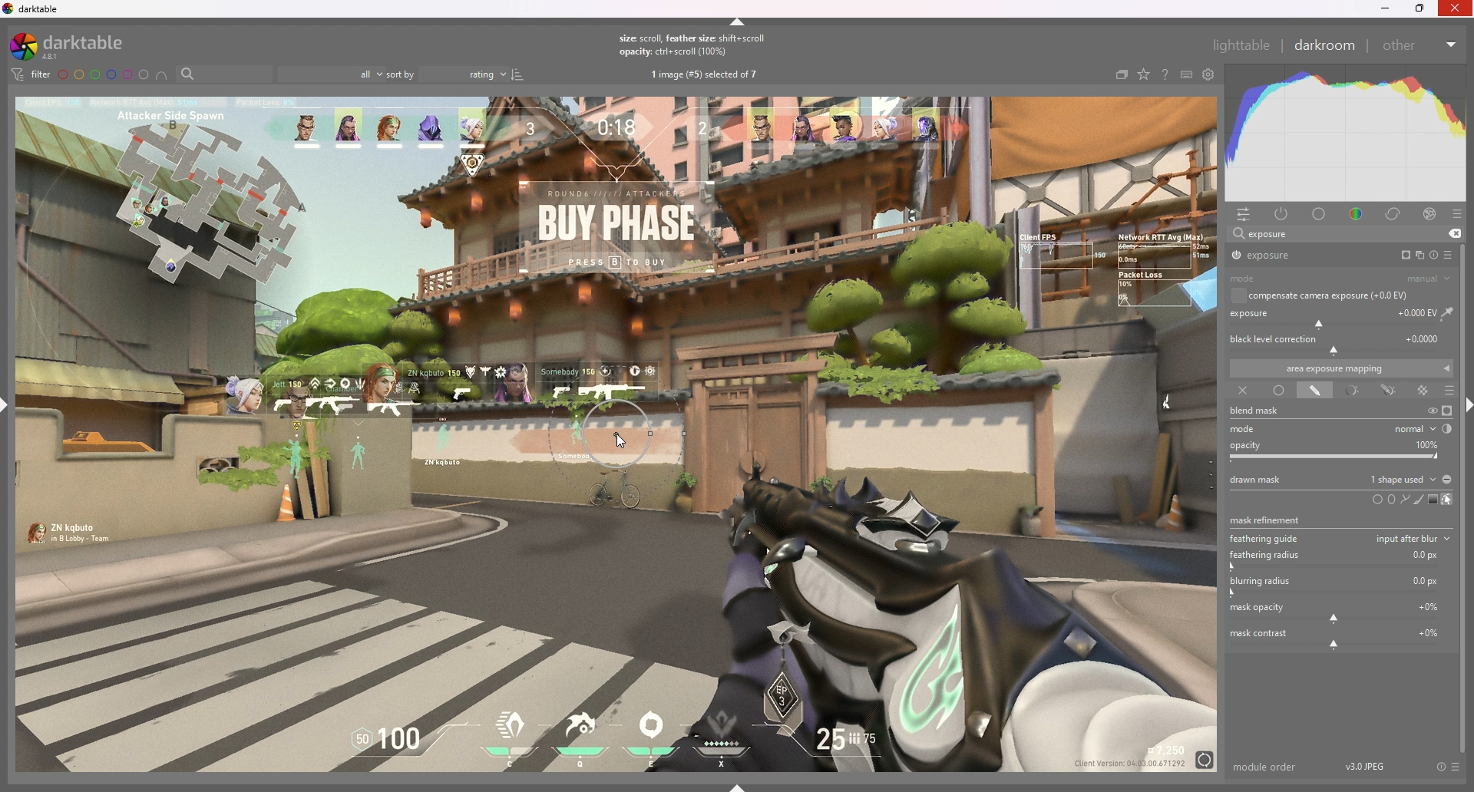 The height and width of the screenshot is (792, 1474). I want to click on lighttable, so click(1241, 45).